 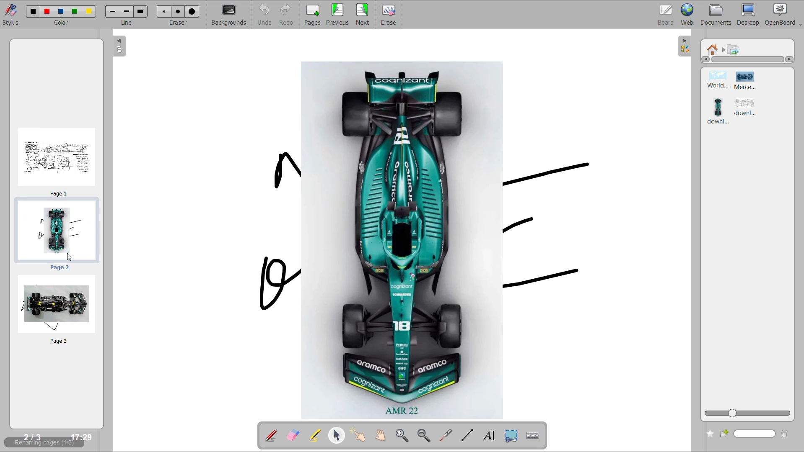 I want to click on color, so click(x=60, y=23).